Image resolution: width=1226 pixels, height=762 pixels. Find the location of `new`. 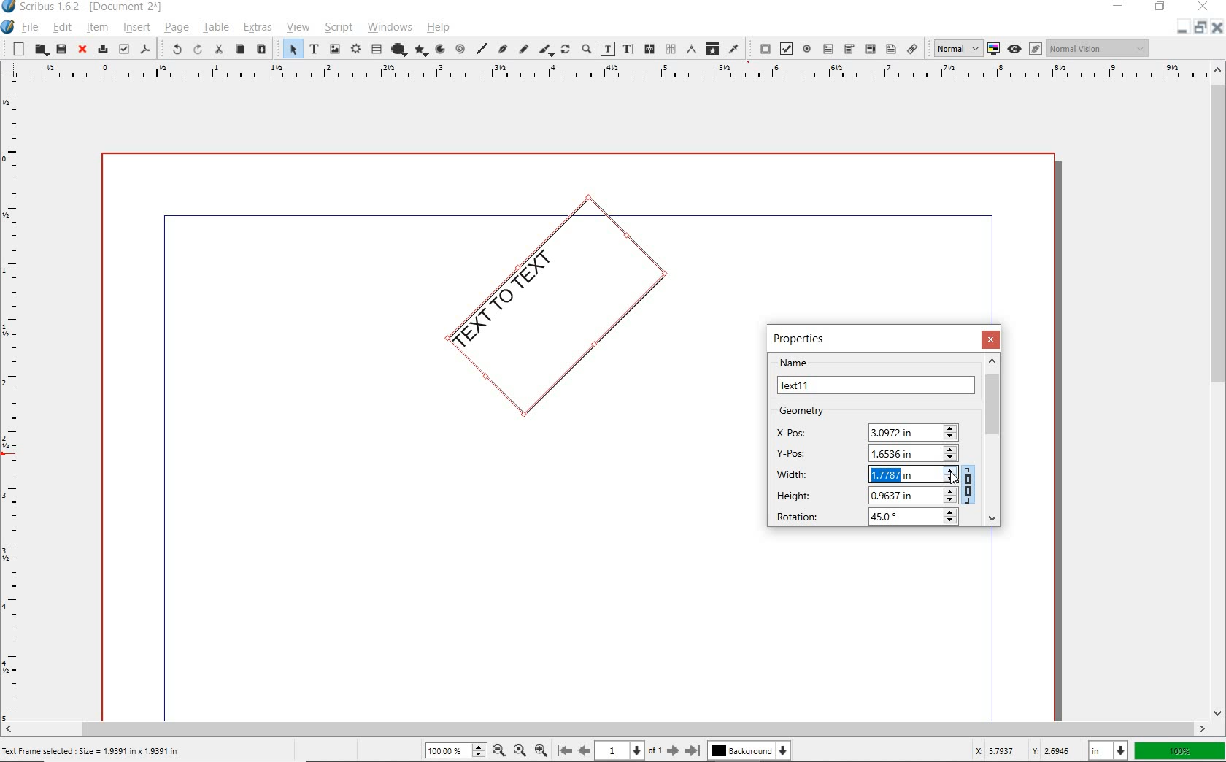

new is located at coordinates (15, 49).